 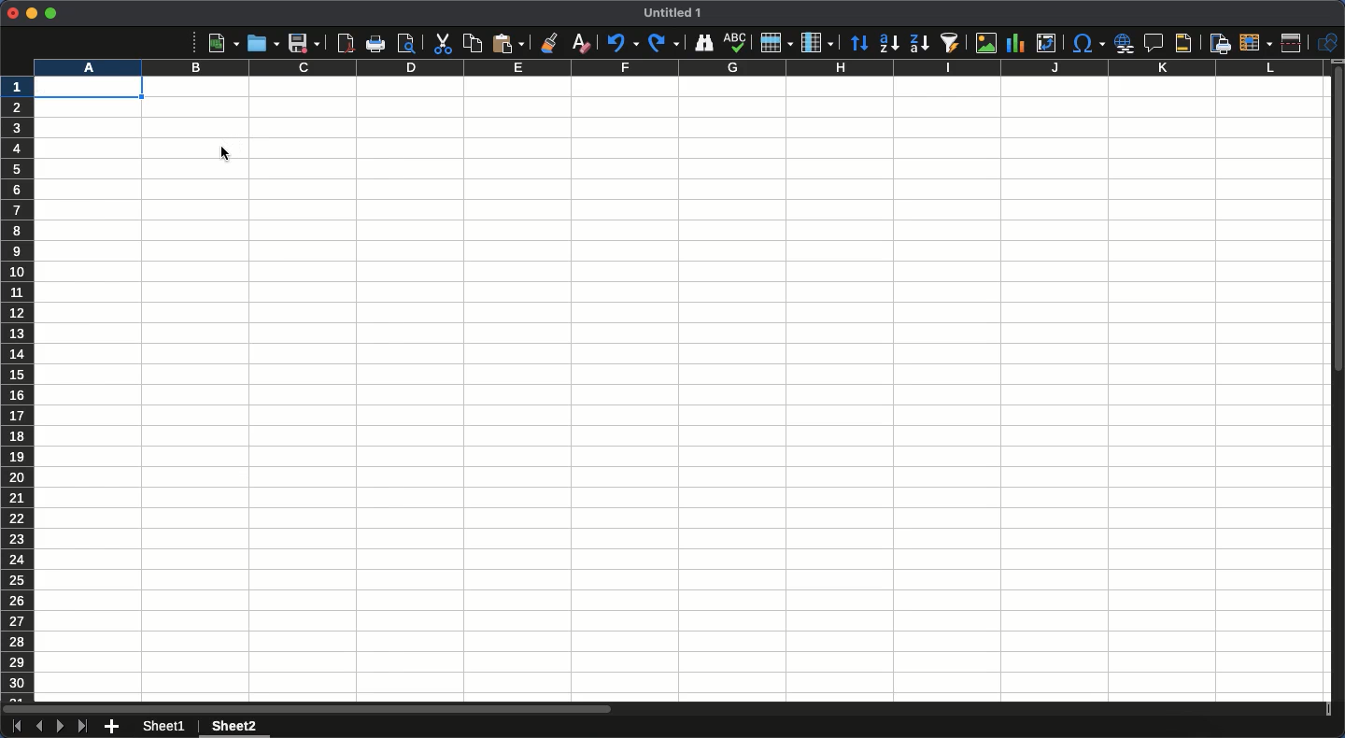 I want to click on Print preview, so click(x=406, y=43).